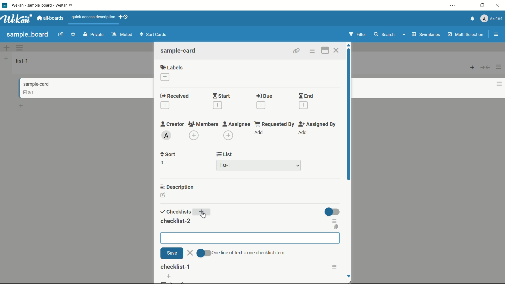 This screenshot has height=284, width=505. Describe the element at coordinates (325, 51) in the screenshot. I see `maximize card` at that location.